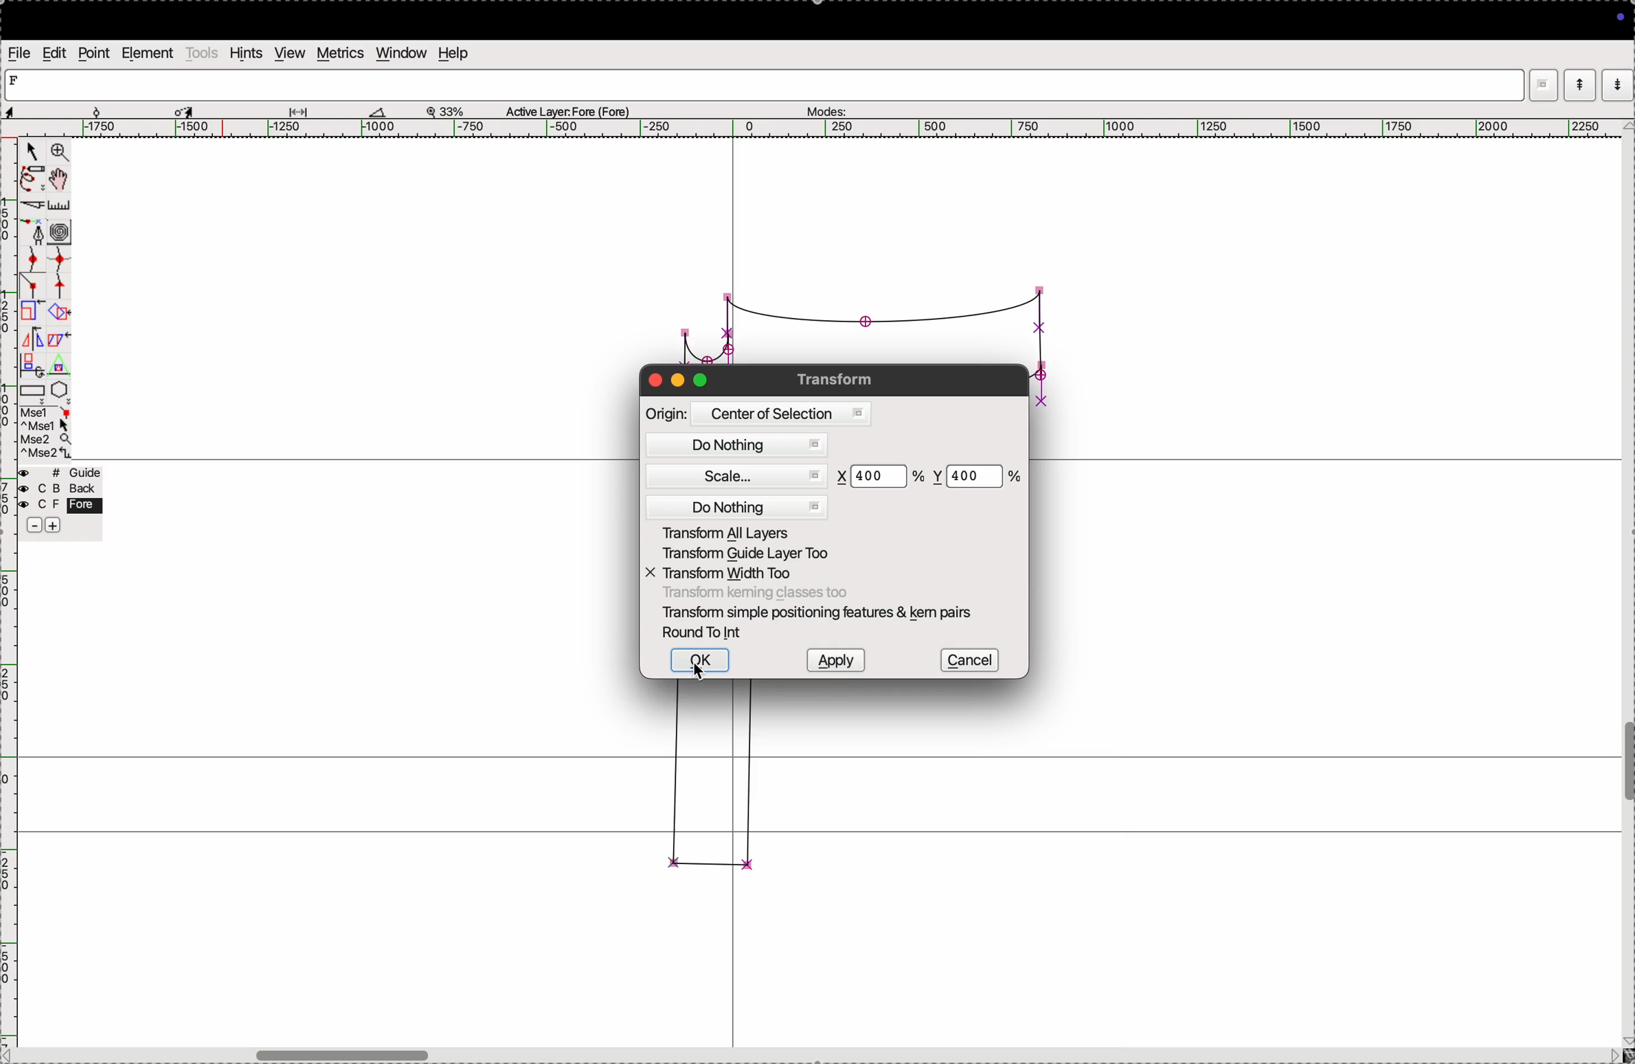 Image resolution: width=1635 pixels, height=1064 pixels. Describe the element at coordinates (402, 53) in the screenshot. I see `window` at that location.